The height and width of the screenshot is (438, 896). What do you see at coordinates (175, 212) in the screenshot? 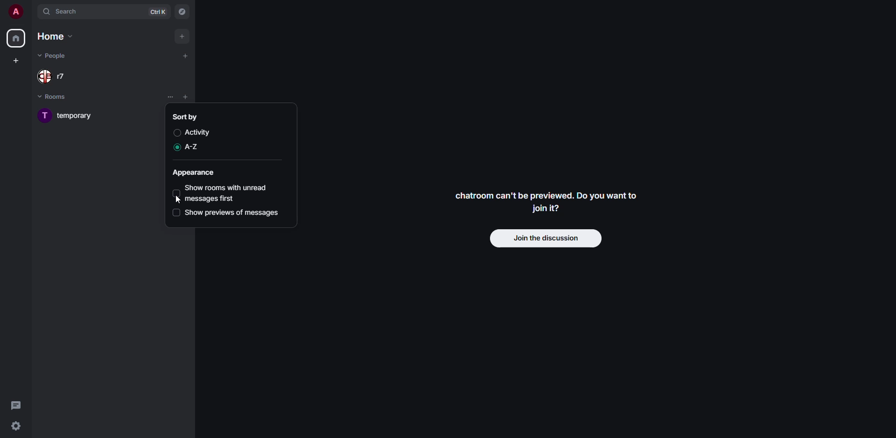
I see `disabled` at bounding box center [175, 212].